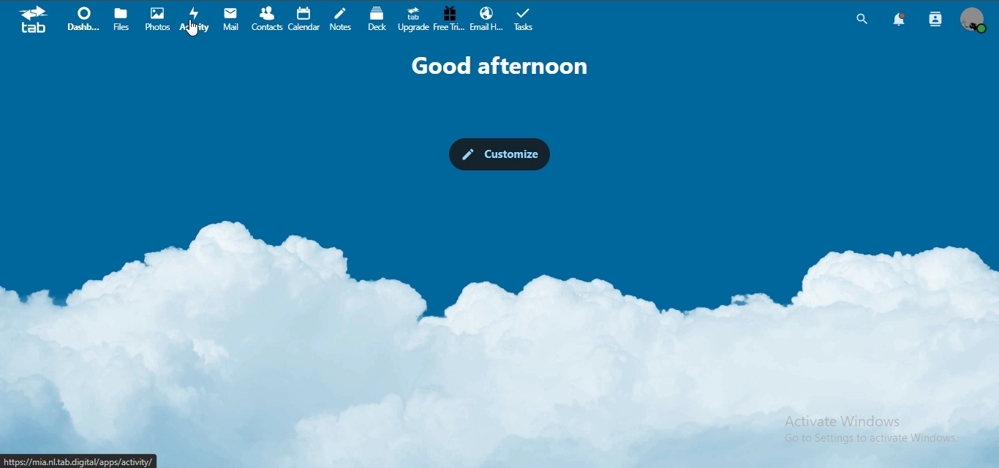 This screenshot has width=999, height=468. What do you see at coordinates (527, 20) in the screenshot?
I see `tasks` at bounding box center [527, 20].